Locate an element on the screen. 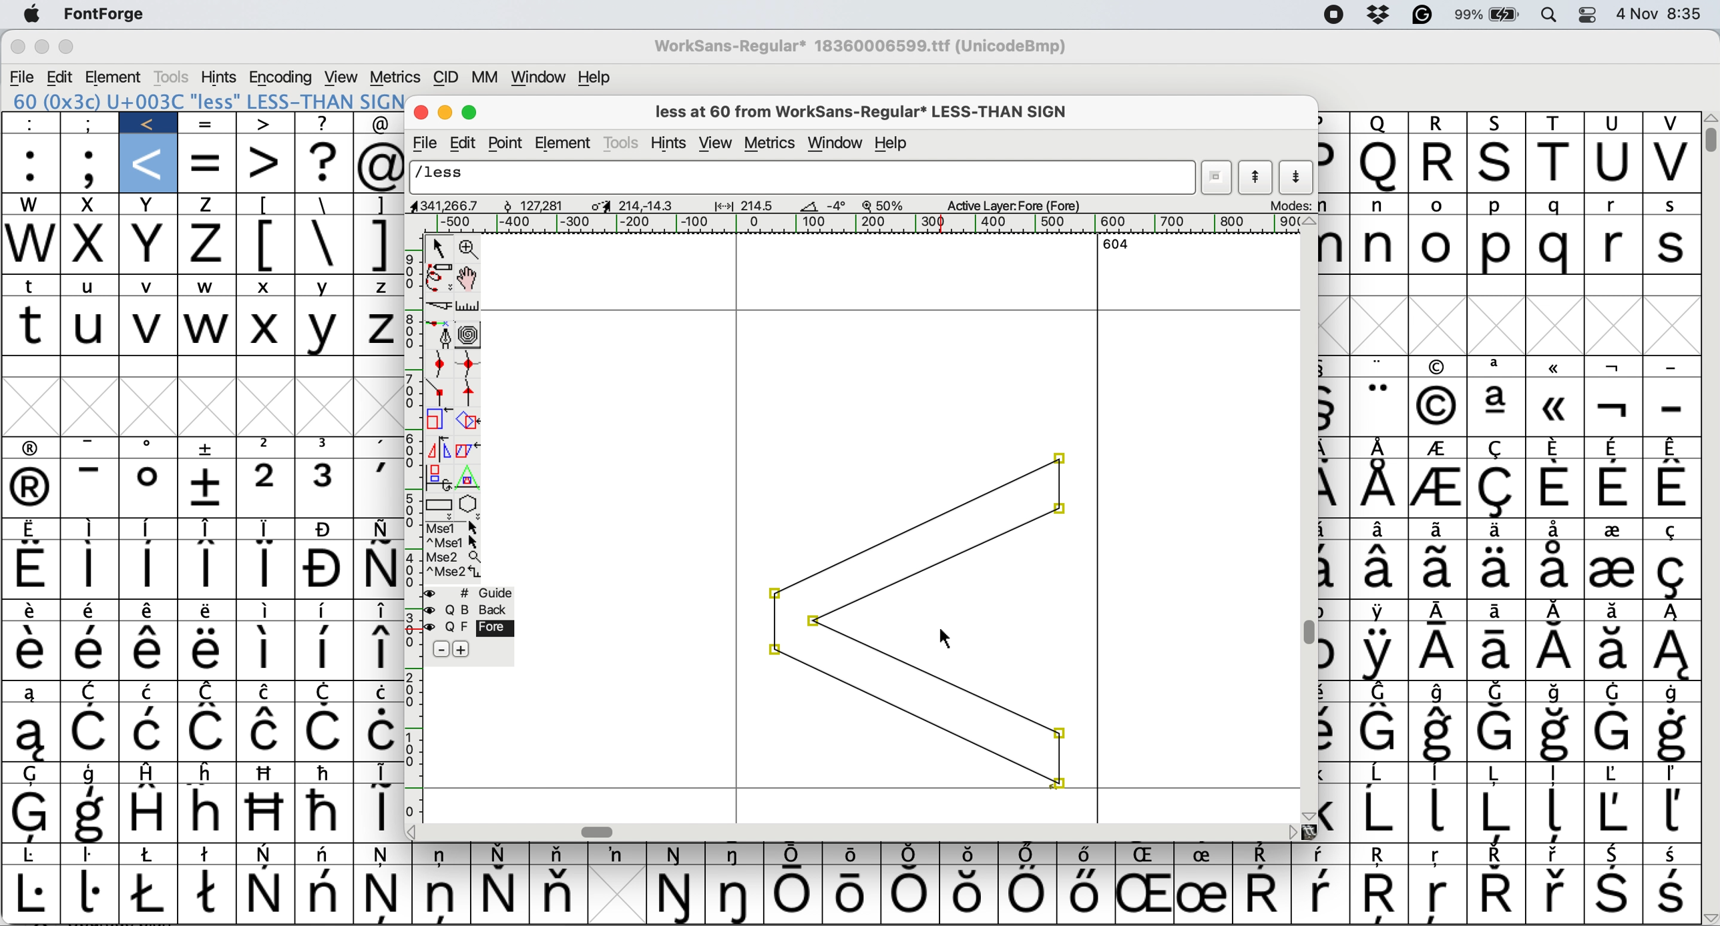 Image resolution: width=1720 pixels, height=926 pixels. 604 is located at coordinates (1118, 247).